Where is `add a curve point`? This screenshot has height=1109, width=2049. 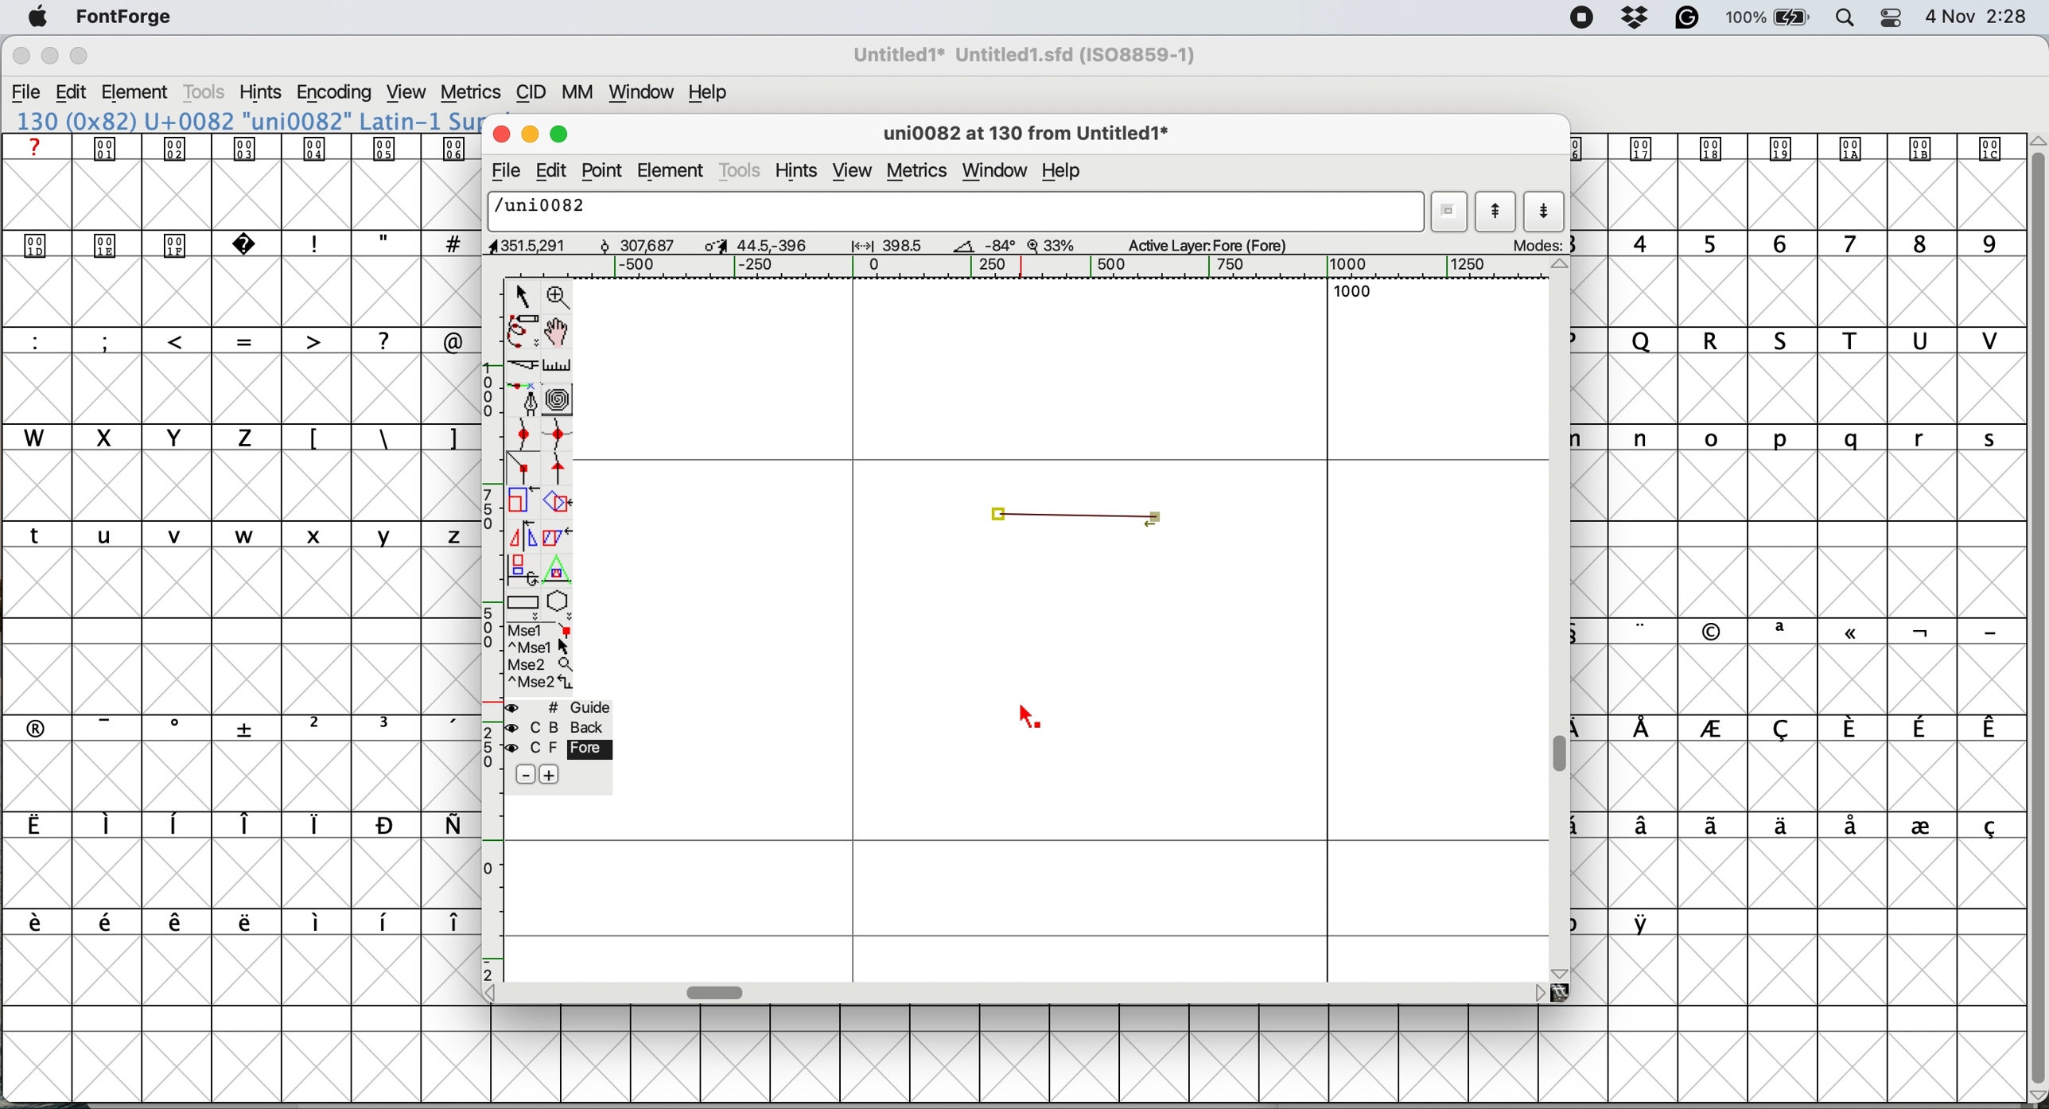
add a curve point is located at coordinates (523, 433).